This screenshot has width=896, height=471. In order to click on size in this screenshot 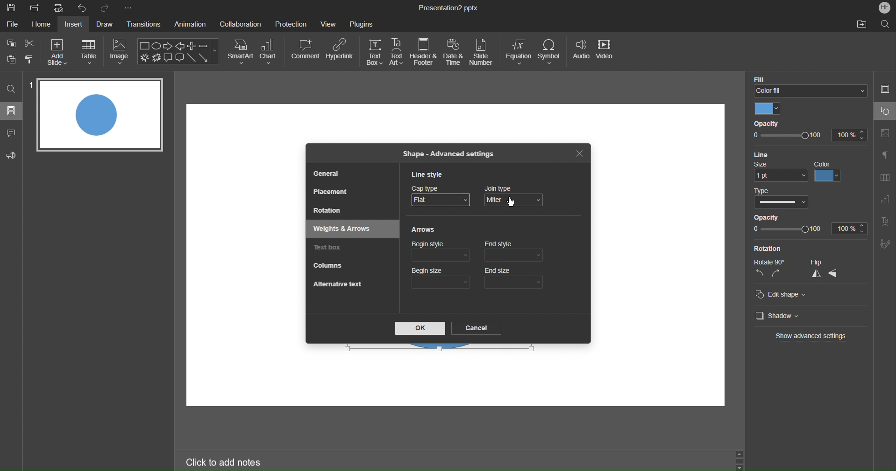, I will do `click(781, 171)`.